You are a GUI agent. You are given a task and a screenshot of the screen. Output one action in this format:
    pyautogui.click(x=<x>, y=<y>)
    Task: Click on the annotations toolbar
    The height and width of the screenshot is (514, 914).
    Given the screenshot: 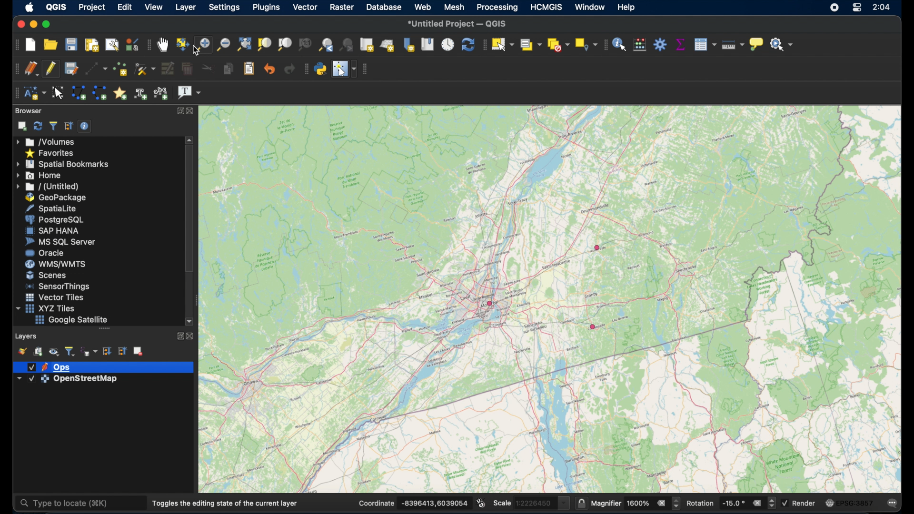 What is the action you would take?
    pyautogui.click(x=16, y=93)
    